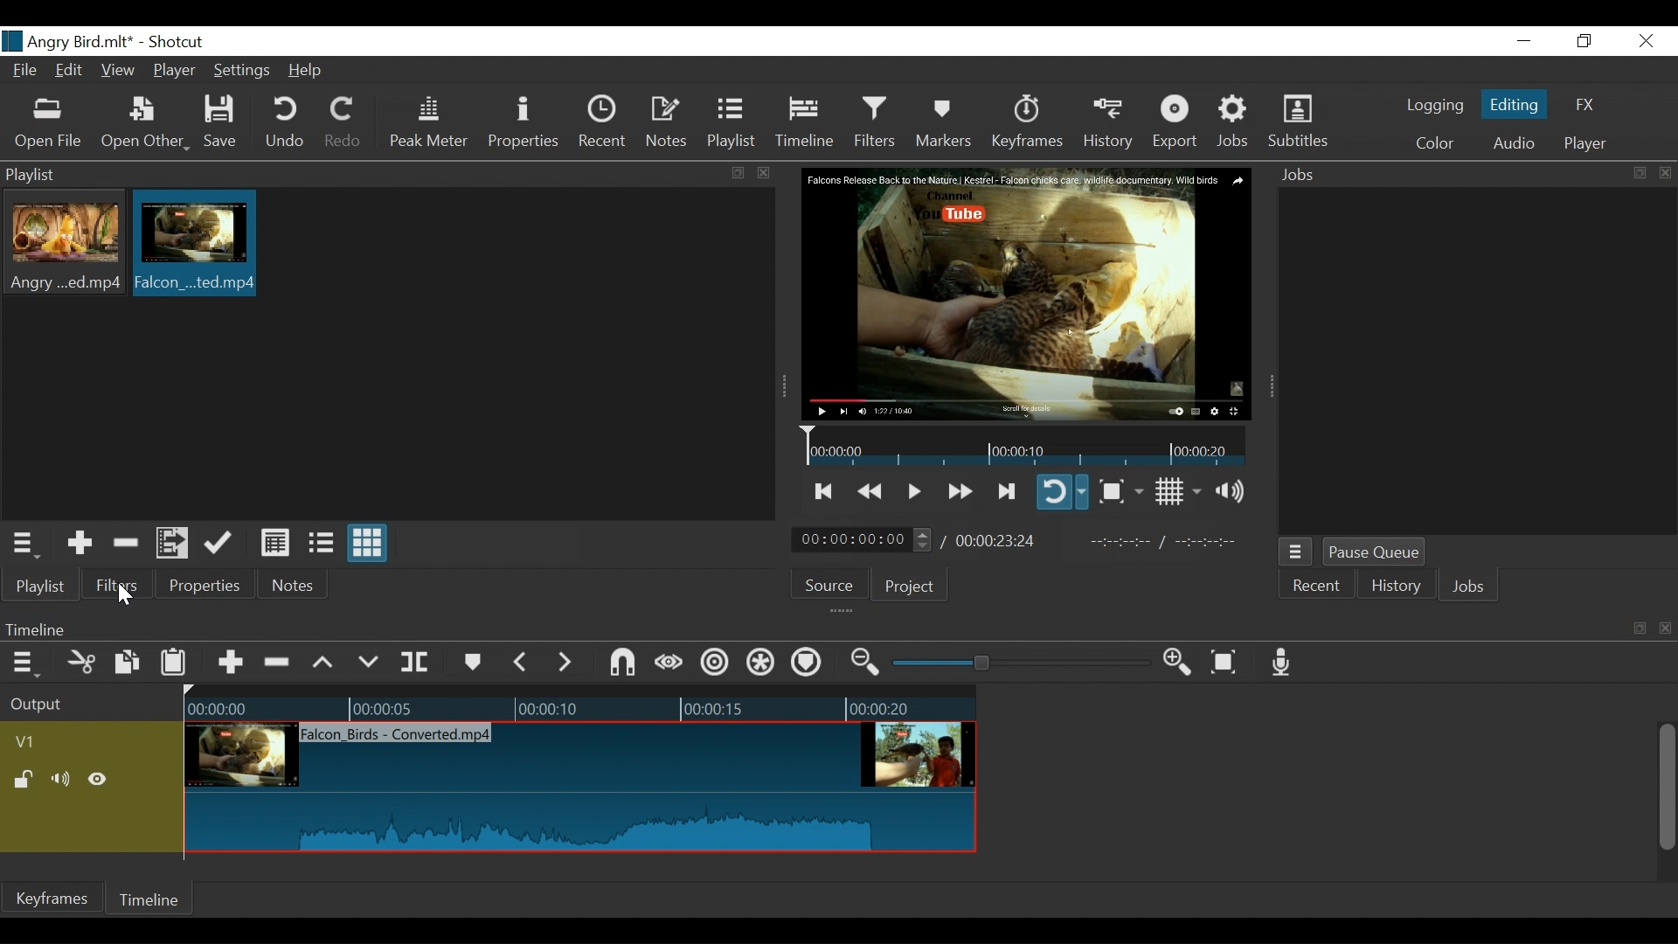  What do you see at coordinates (872, 492) in the screenshot?
I see `Play backward quickly` at bounding box center [872, 492].